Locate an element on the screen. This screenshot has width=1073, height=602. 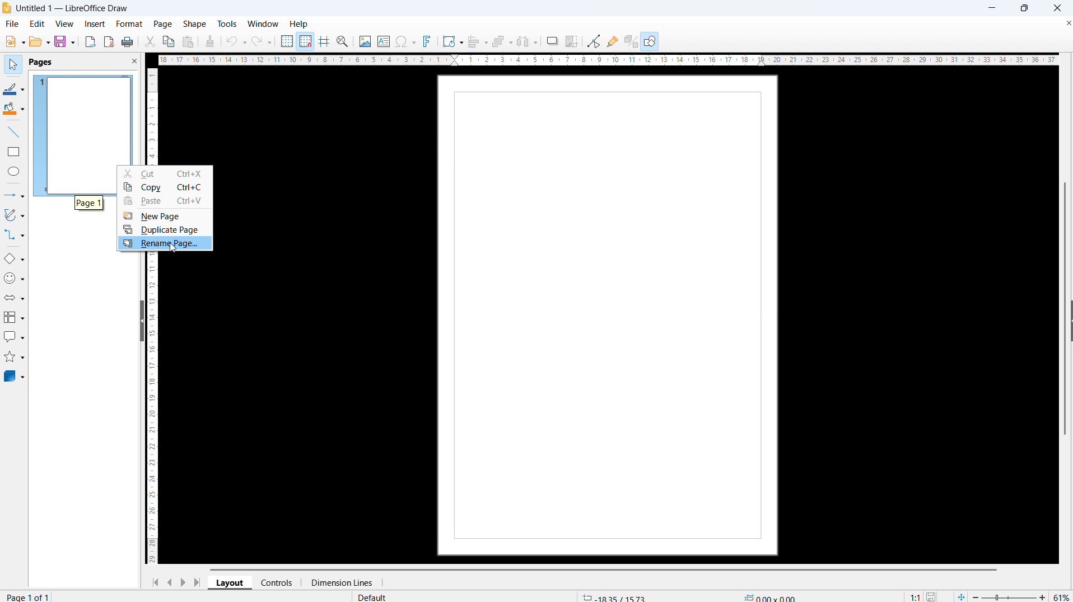
Helplines while moving  is located at coordinates (324, 41).